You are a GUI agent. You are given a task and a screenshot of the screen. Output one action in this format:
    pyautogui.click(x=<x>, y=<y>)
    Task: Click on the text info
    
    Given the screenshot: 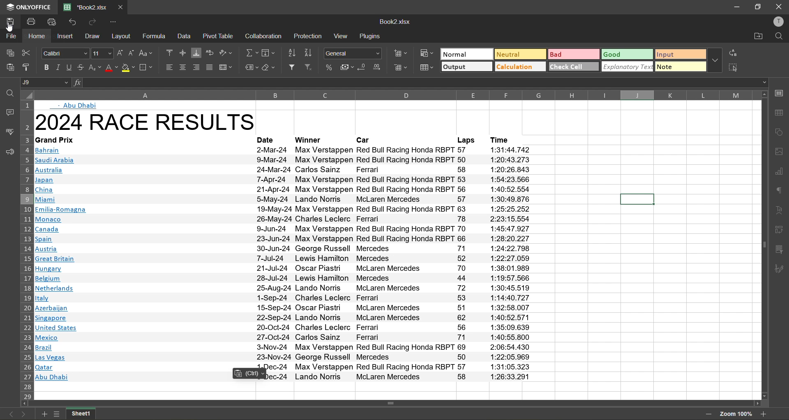 What is the action you would take?
    pyautogui.click(x=286, y=328)
    